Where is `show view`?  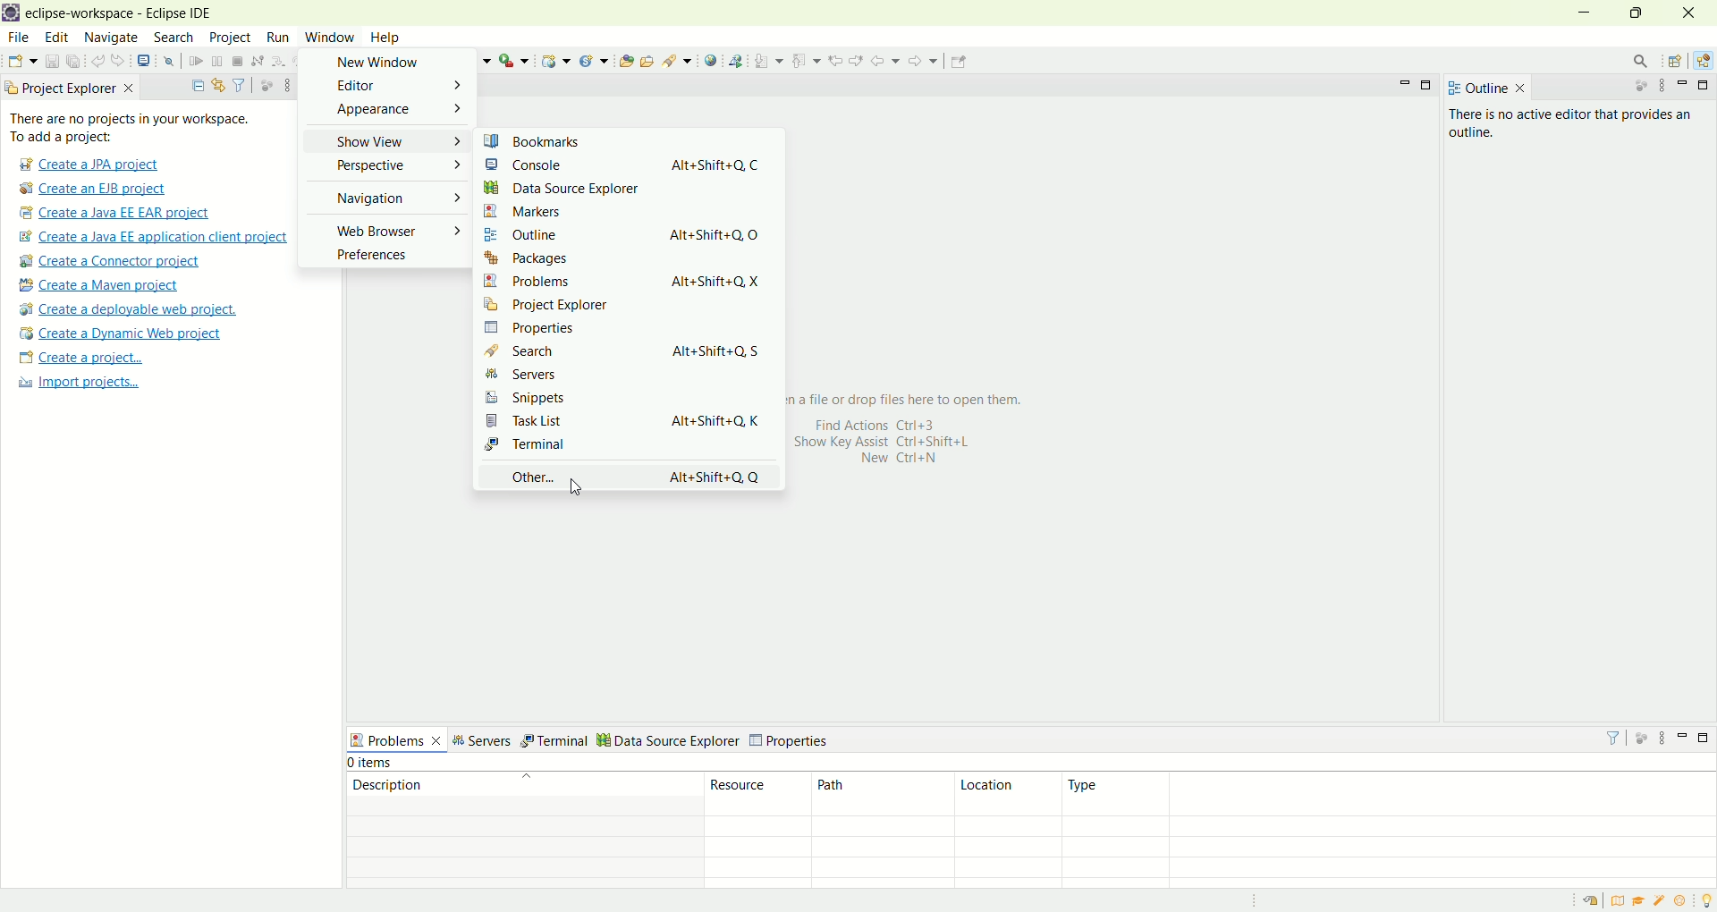
show view is located at coordinates (389, 142).